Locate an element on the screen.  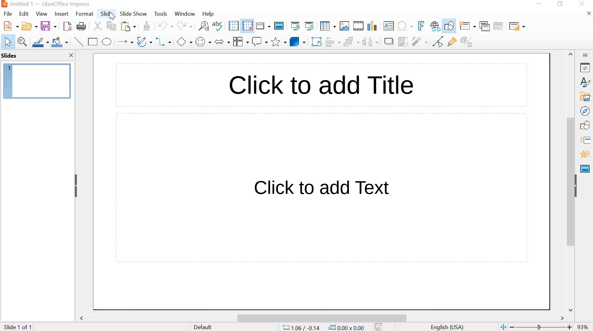
COPY is located at coordinates (113, 27).